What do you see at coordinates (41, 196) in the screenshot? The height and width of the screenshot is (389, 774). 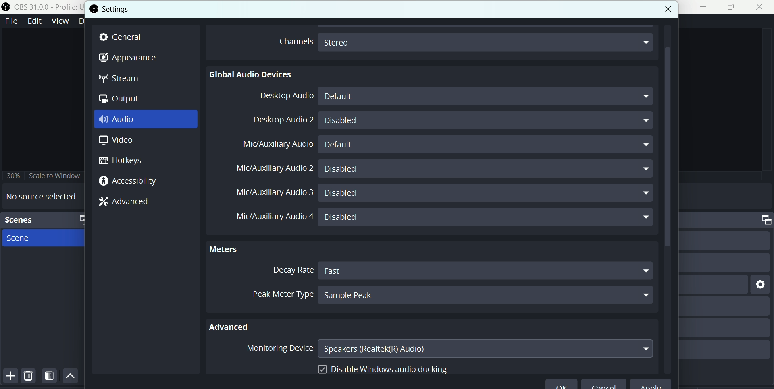 I see `No source selected` at bounding box center [41, 196].